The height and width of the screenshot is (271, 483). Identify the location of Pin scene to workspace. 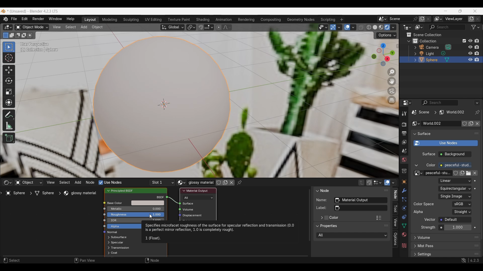
(415, 19).